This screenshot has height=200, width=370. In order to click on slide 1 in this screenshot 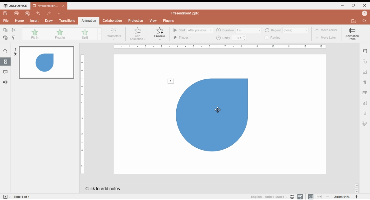, I will do `click(44, 63)`.